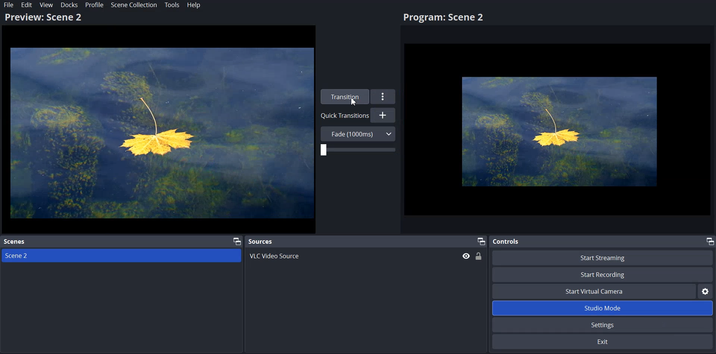 This screenshot has height=354, width=716. I want to click on Lock, so click(480, 256).